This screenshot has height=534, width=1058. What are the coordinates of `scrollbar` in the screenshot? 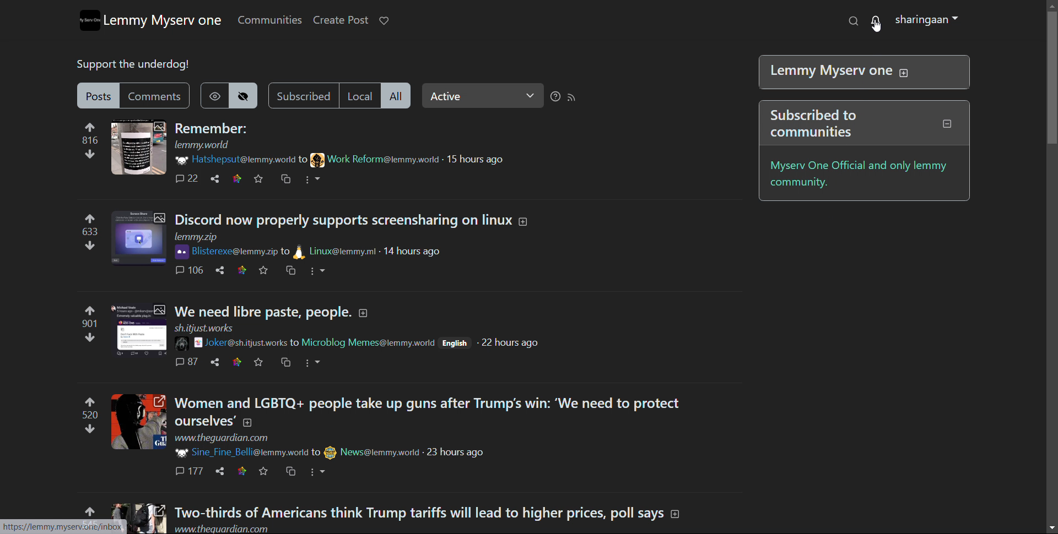 It's located at (1051, 77).